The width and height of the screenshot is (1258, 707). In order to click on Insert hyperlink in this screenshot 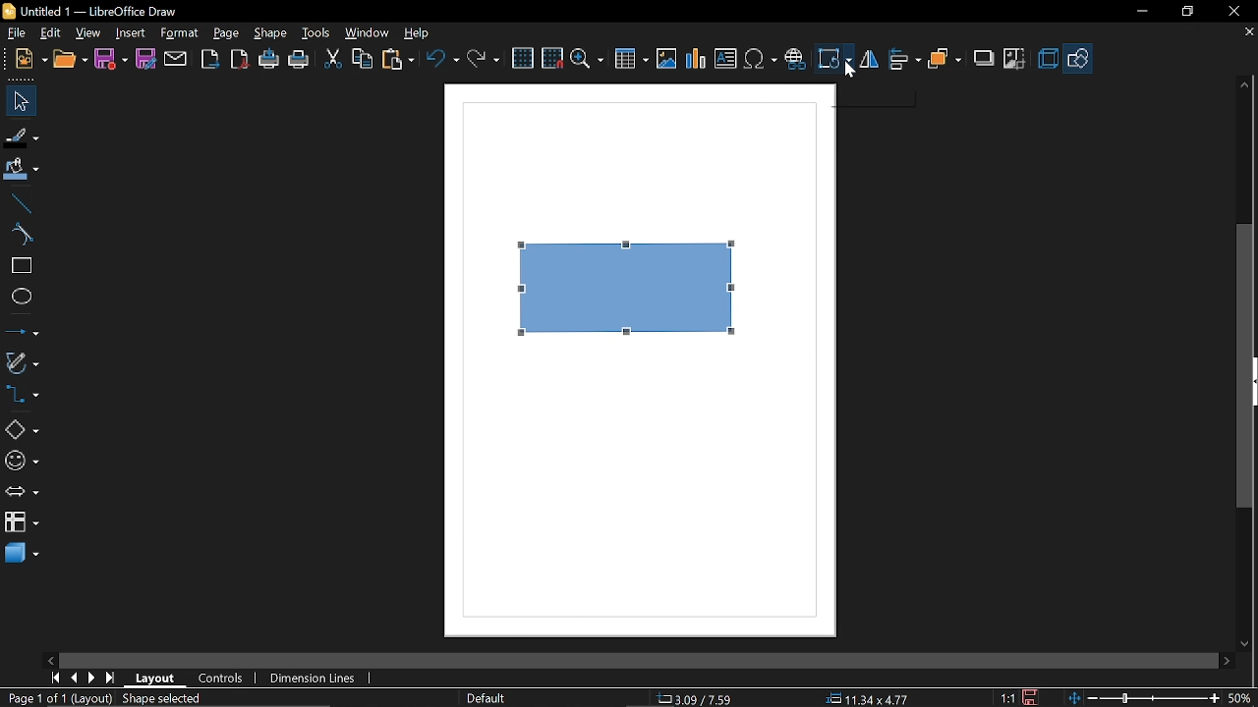, I will do `click(796, 57)`.